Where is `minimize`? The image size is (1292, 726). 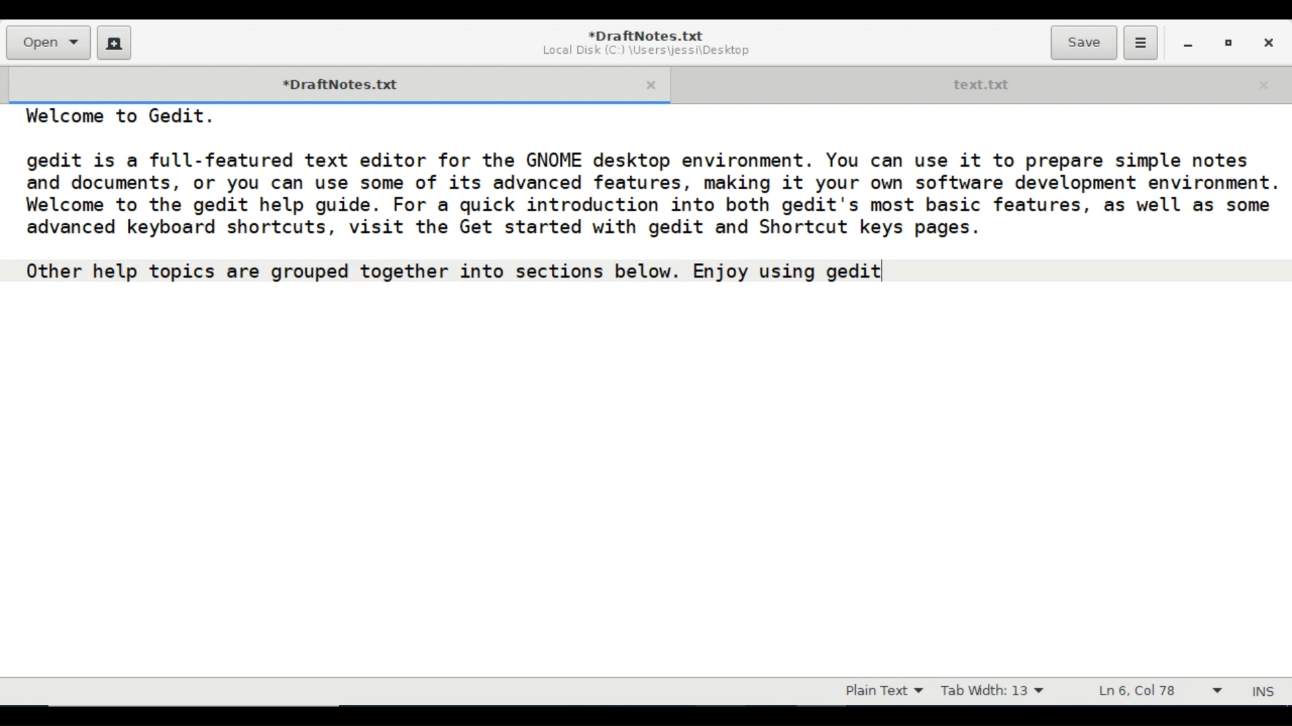
minimize is located at coordinates (1188, 42).